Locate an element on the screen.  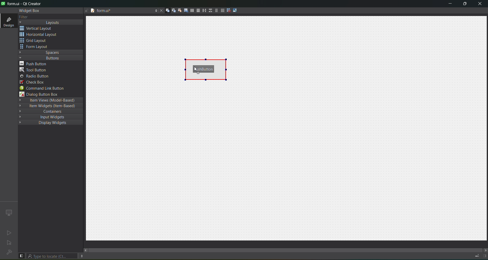
display widgets is located at coordinates (47, 123).